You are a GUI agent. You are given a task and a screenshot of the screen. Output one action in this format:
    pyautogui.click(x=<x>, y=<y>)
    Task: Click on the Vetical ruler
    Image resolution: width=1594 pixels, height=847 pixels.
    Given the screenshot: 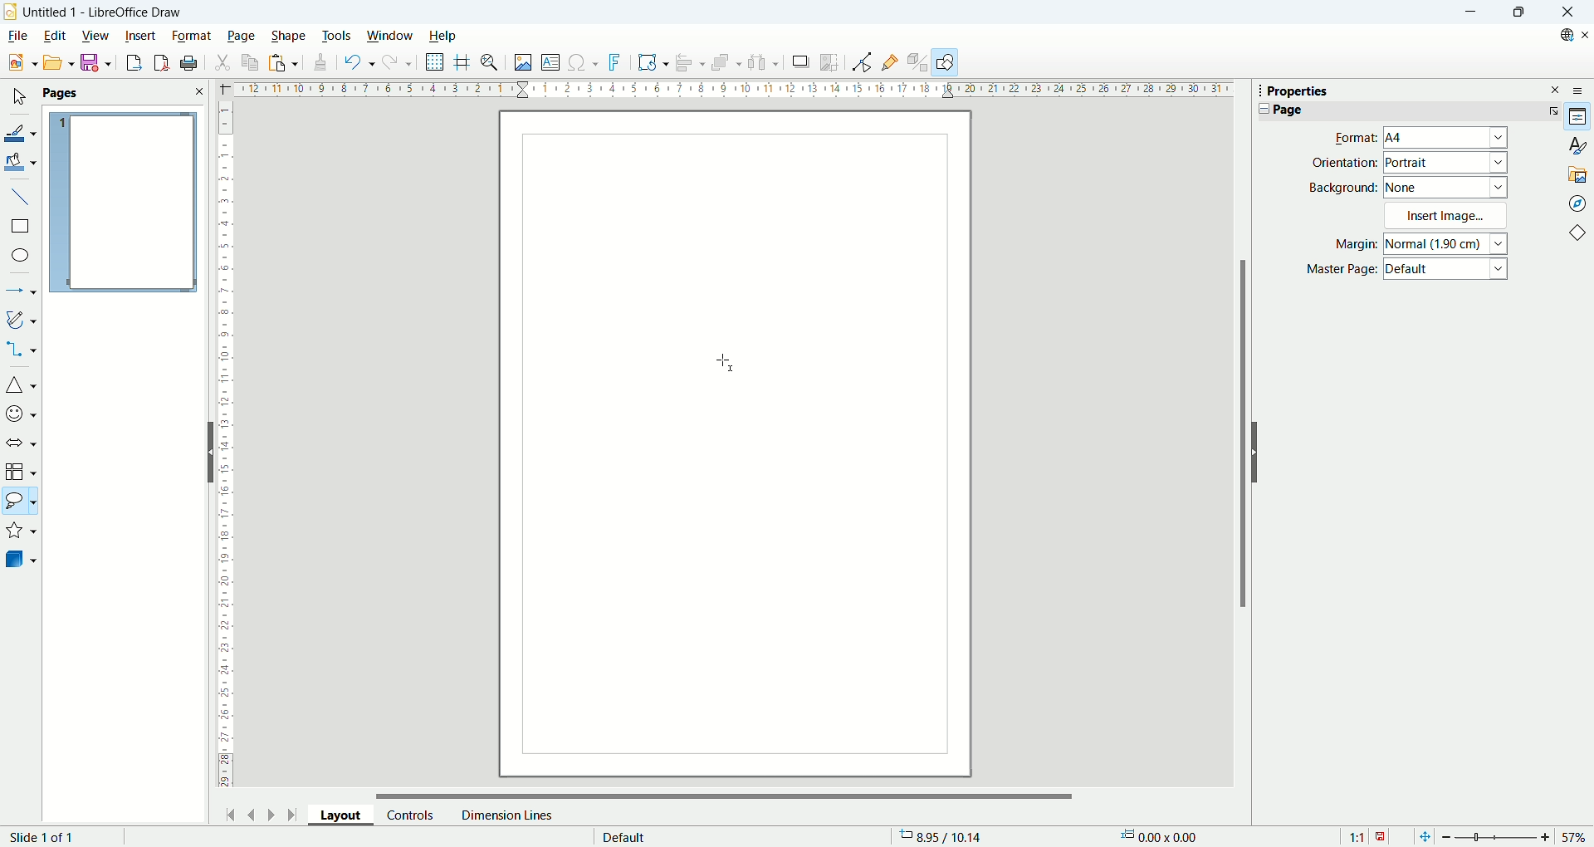 What is the action you would take?
    pyautogui.click(x=226, y=448)
    